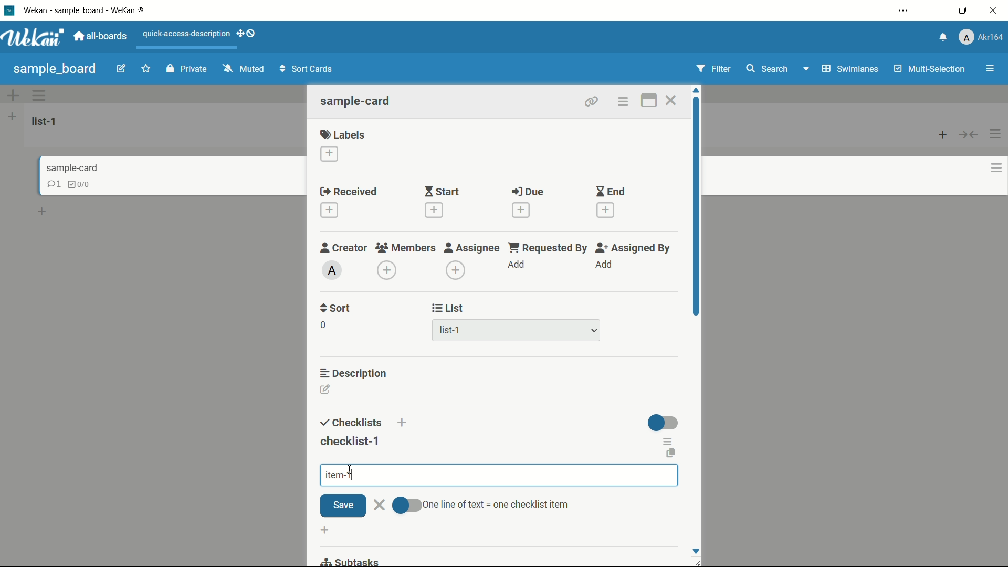  Describe the element at coordinates (185, 34) in the screenshot. I see `quick-access-description` at that location.